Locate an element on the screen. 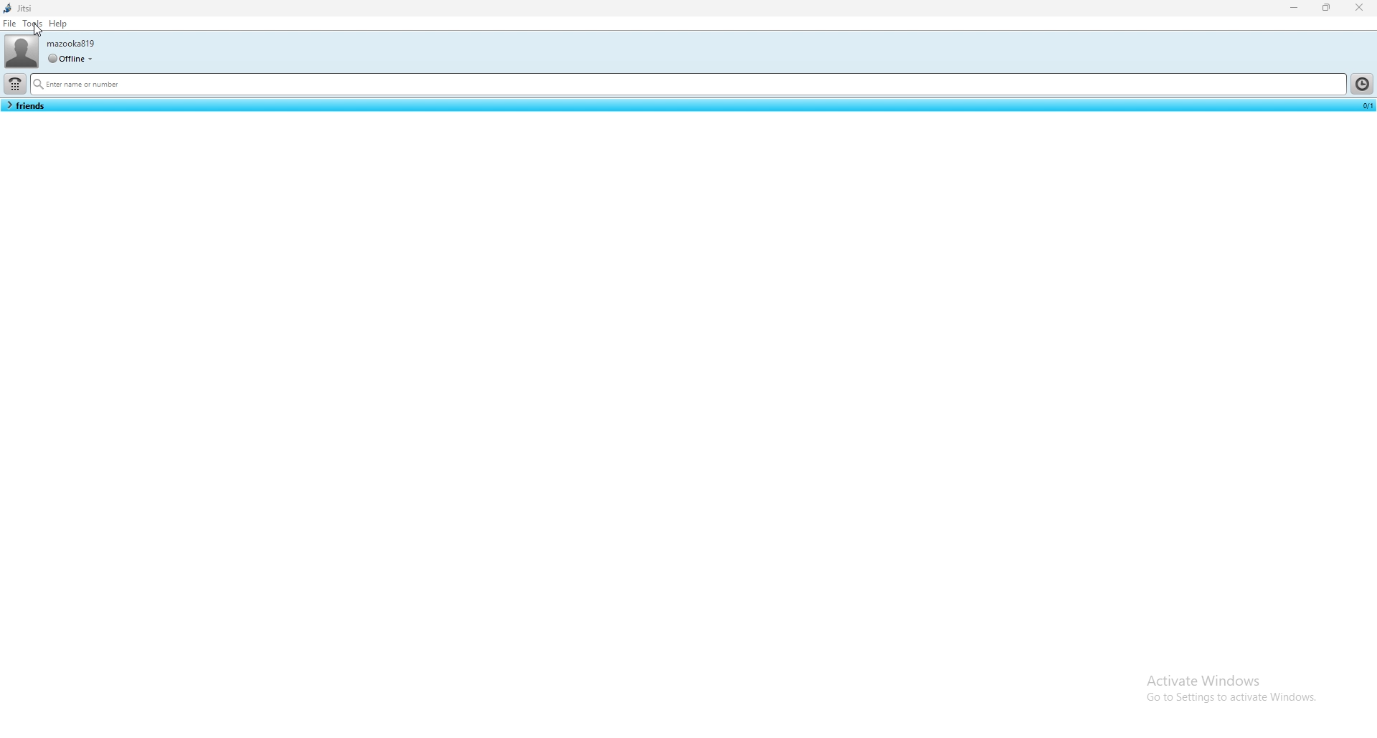 Image resolution: width=1377 pixels, height=738 pixels. user photo is located at coordinates (21, 51).